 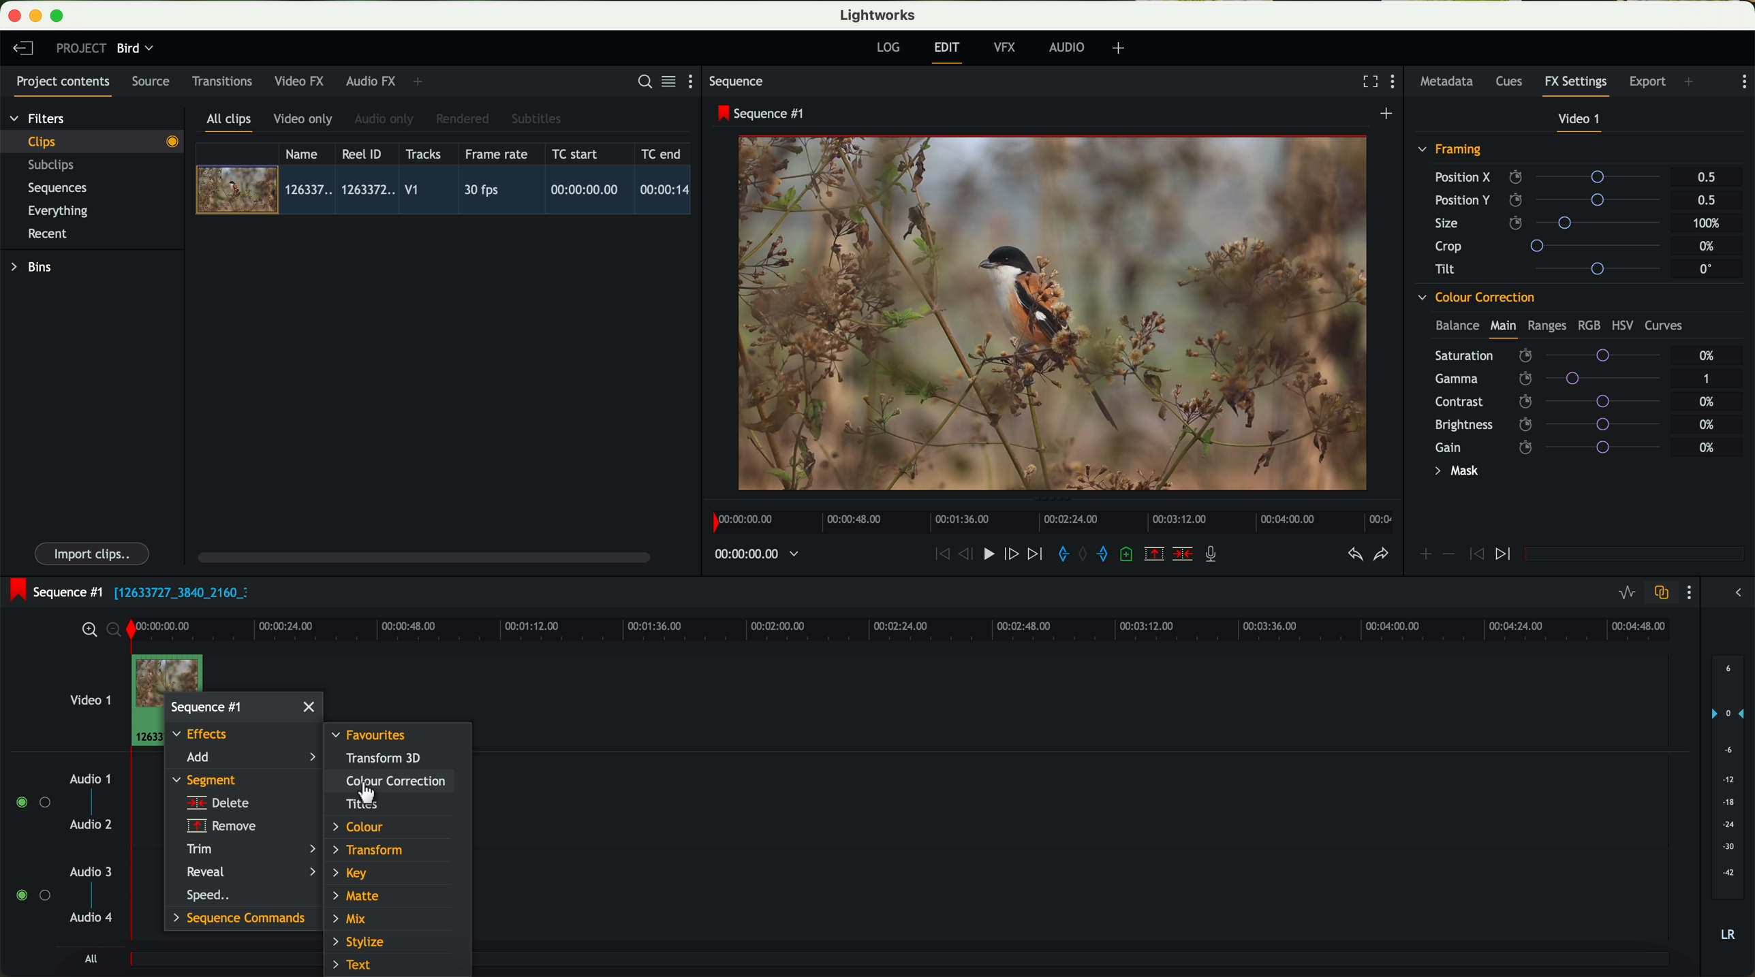 I want to click on 0%, so click(x=1709, y=402).